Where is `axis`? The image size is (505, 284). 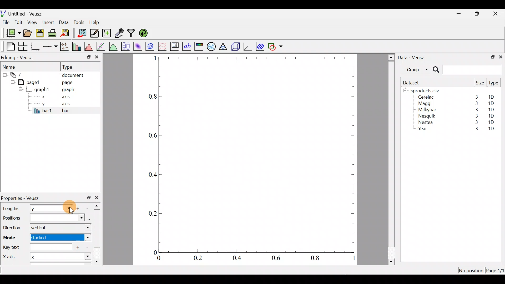
axis is located at coordinates (68, 104).